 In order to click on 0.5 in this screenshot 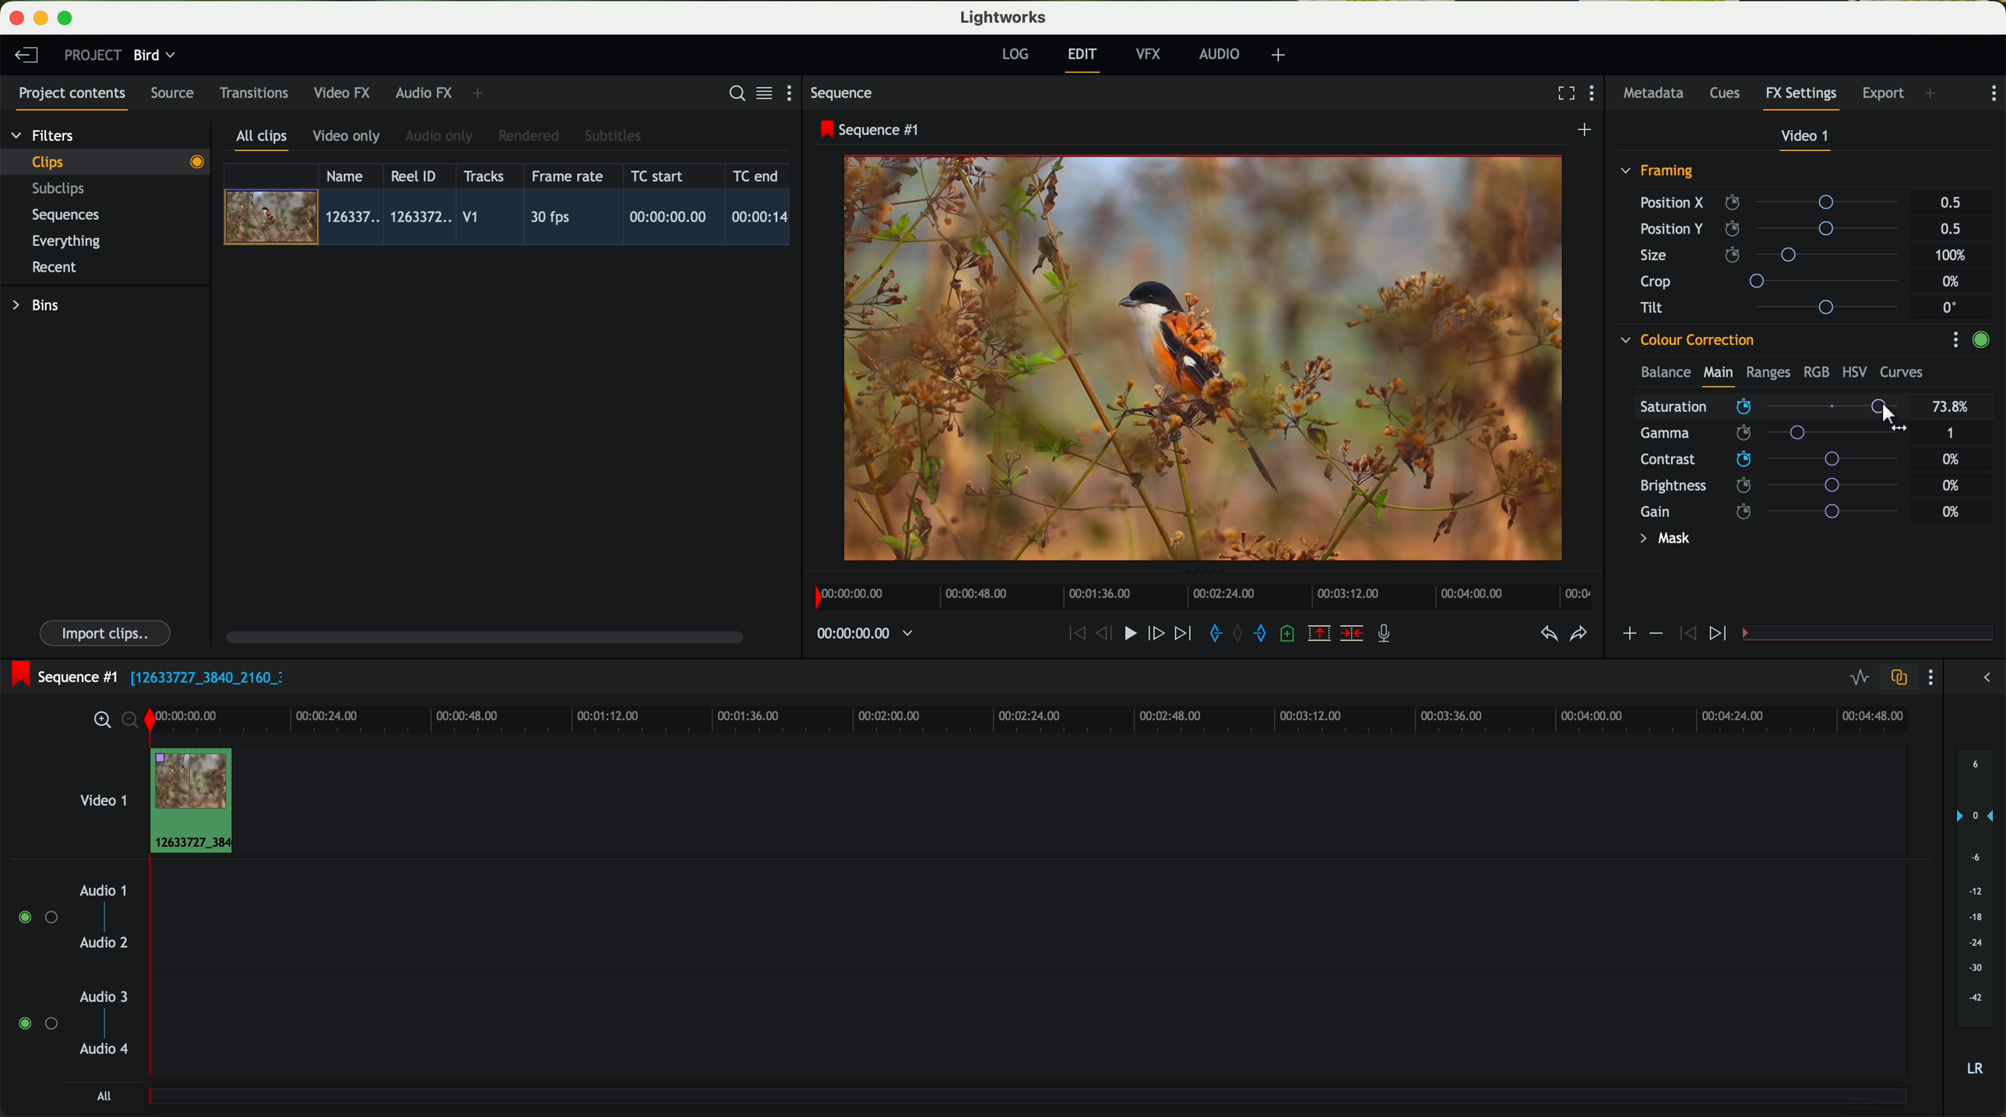, I will do `click(1951, 203)`.